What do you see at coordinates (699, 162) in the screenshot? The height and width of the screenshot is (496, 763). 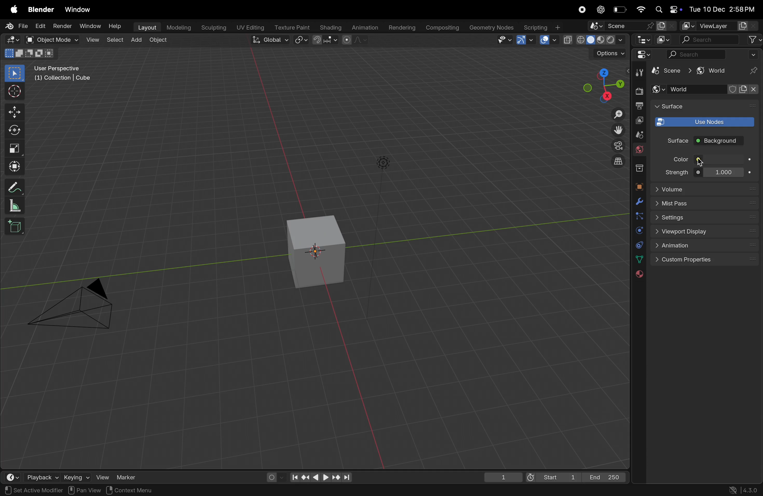 I see `cursor` at bounding box center [699, 162].